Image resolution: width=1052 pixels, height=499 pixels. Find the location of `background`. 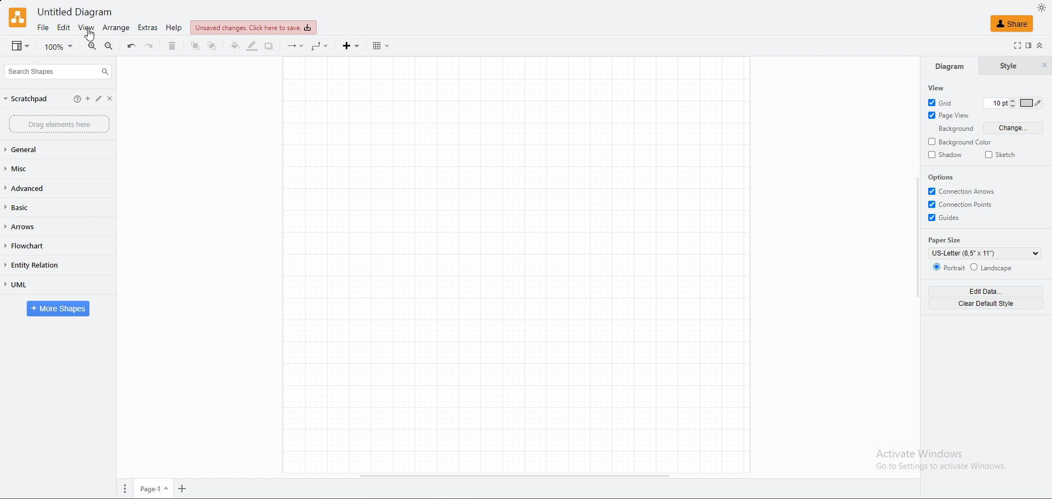

background is located at coordinates (955, 129).